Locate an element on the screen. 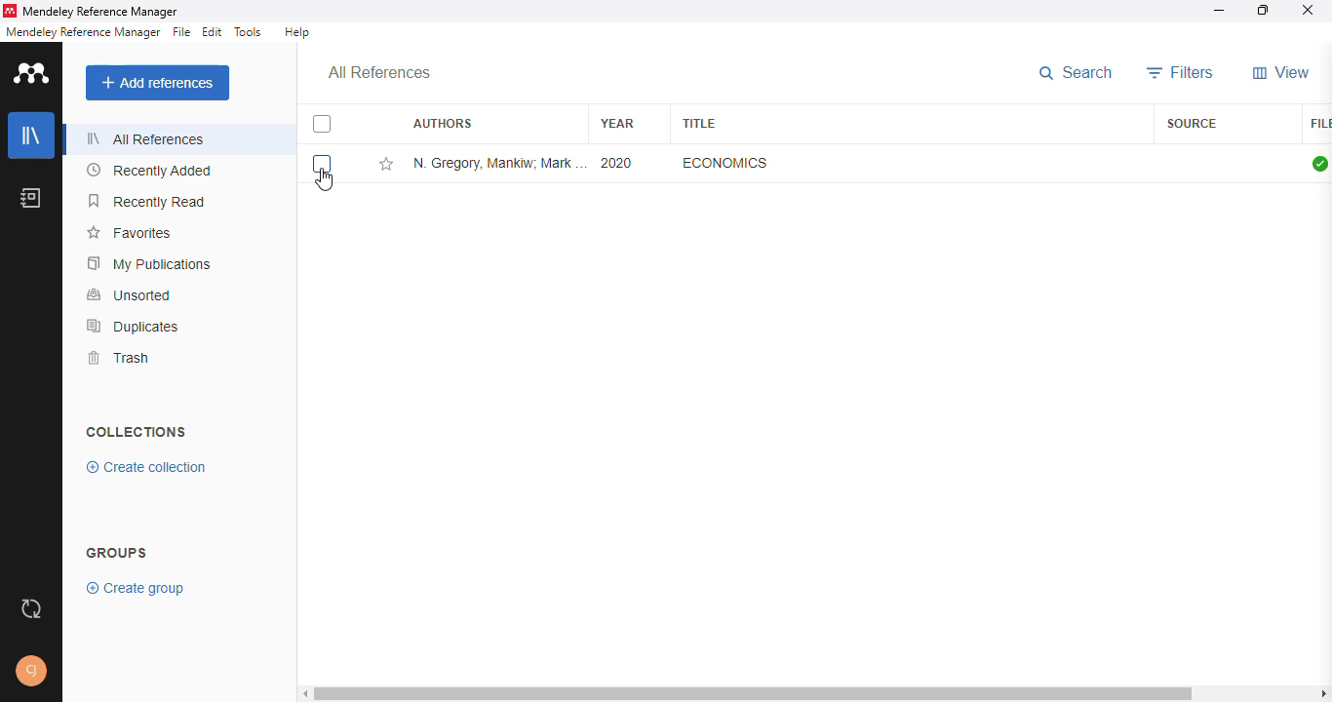  all files downloaded is located at coordinates (1319, 164).